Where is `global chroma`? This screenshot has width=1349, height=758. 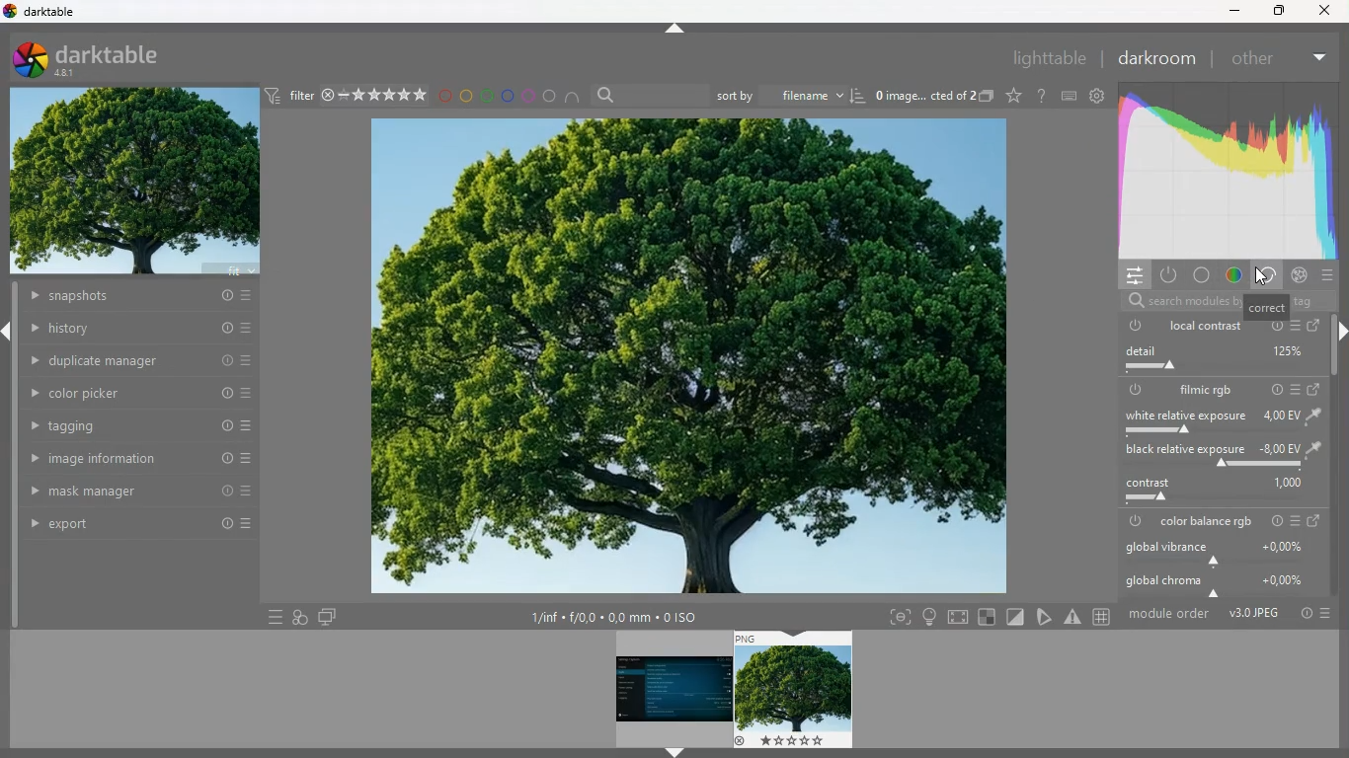
global chroma is located at coordinates (1217, 584).